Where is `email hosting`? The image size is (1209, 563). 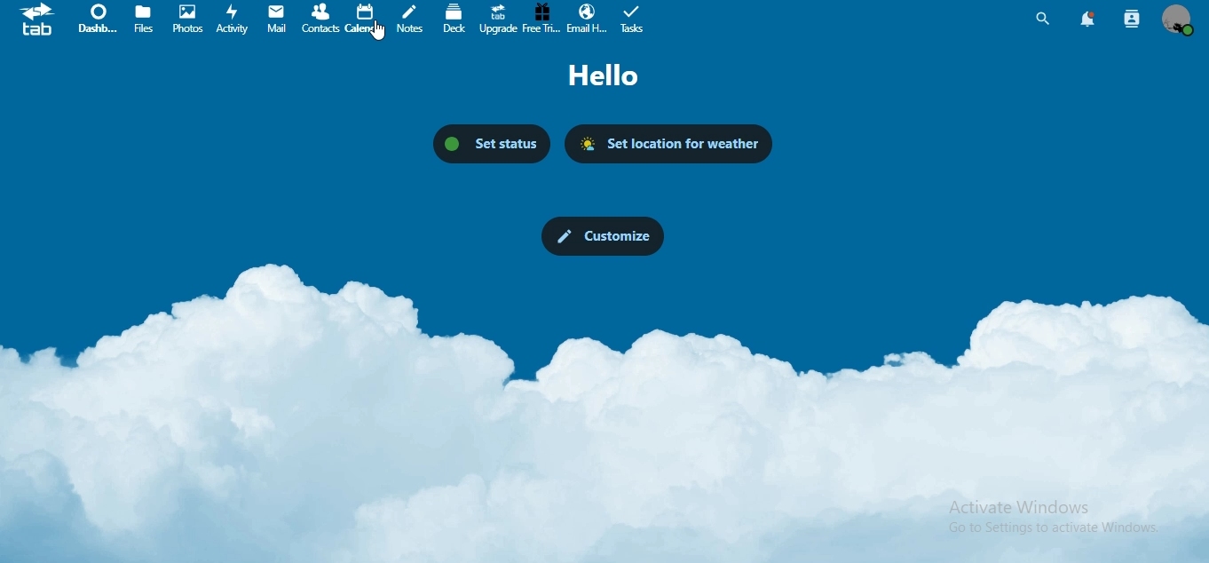 email hosting is located at coordinates (587, 19).